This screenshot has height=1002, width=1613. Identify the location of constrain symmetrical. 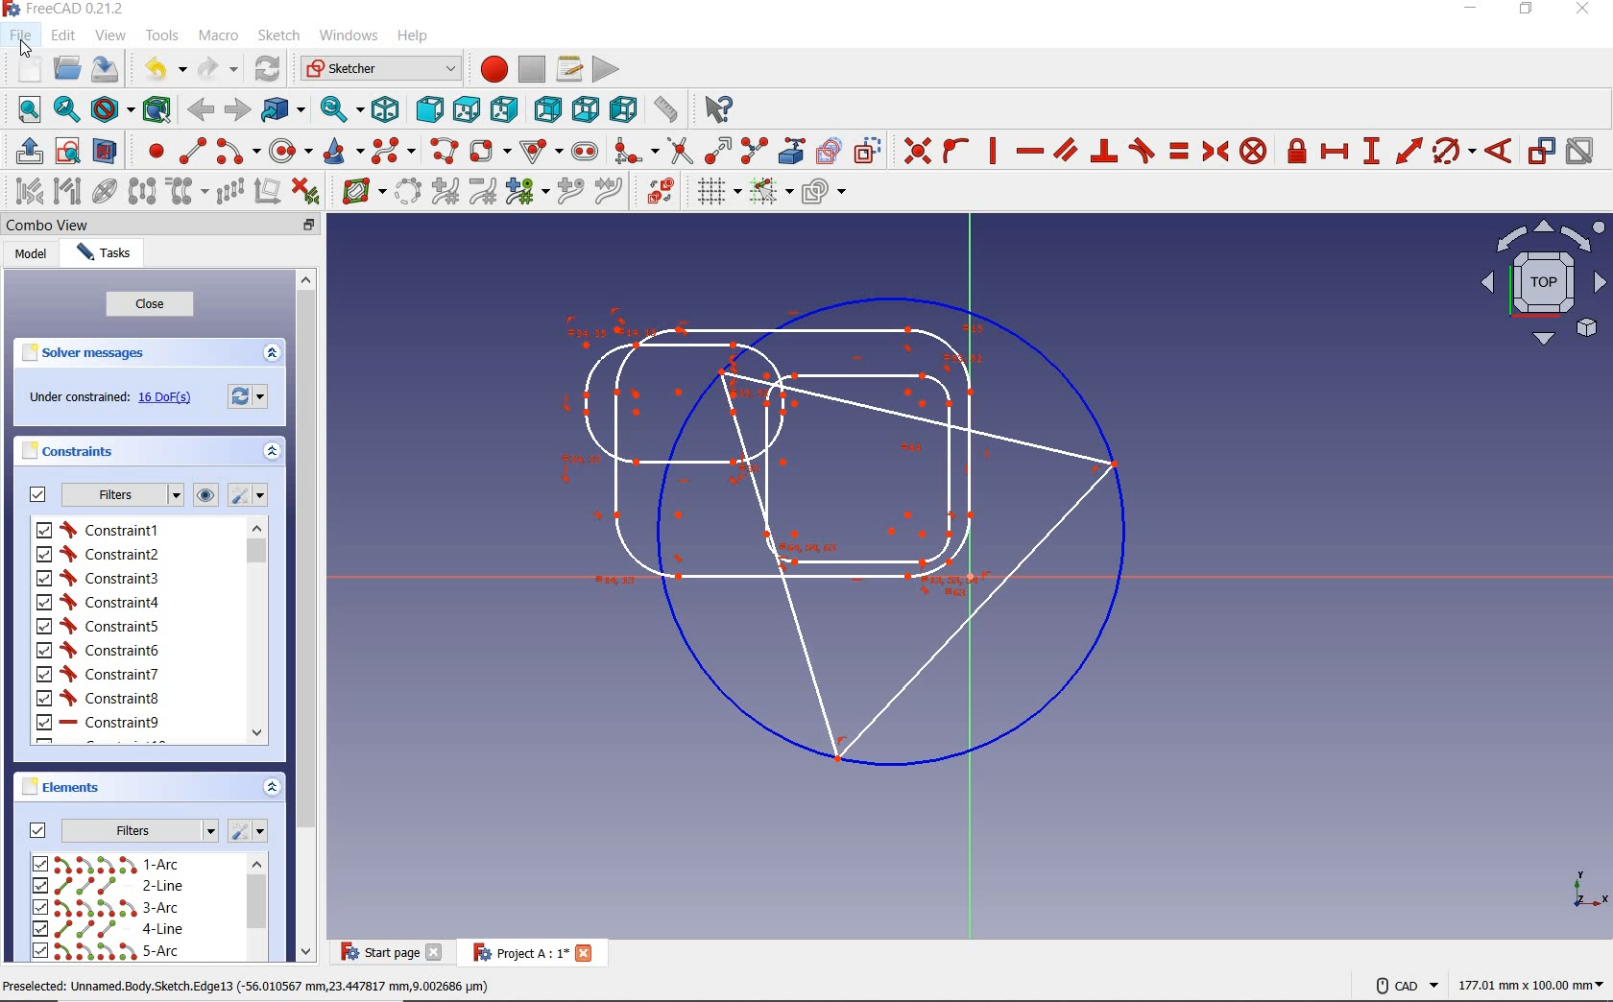
(1215, 151).